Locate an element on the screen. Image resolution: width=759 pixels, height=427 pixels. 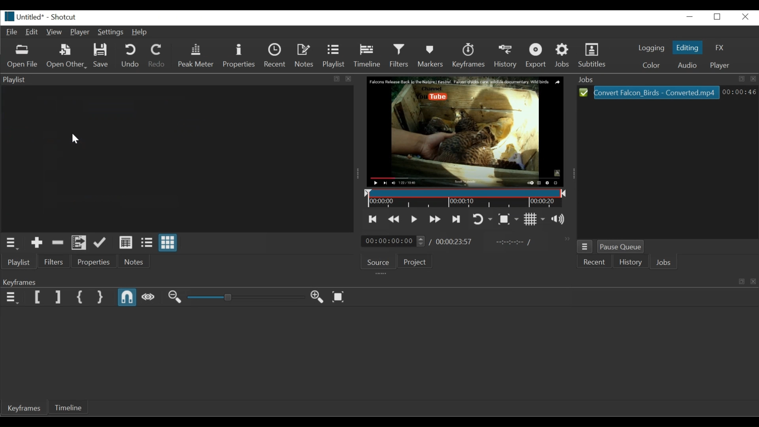
Recent is located at coordinates (594, 262).